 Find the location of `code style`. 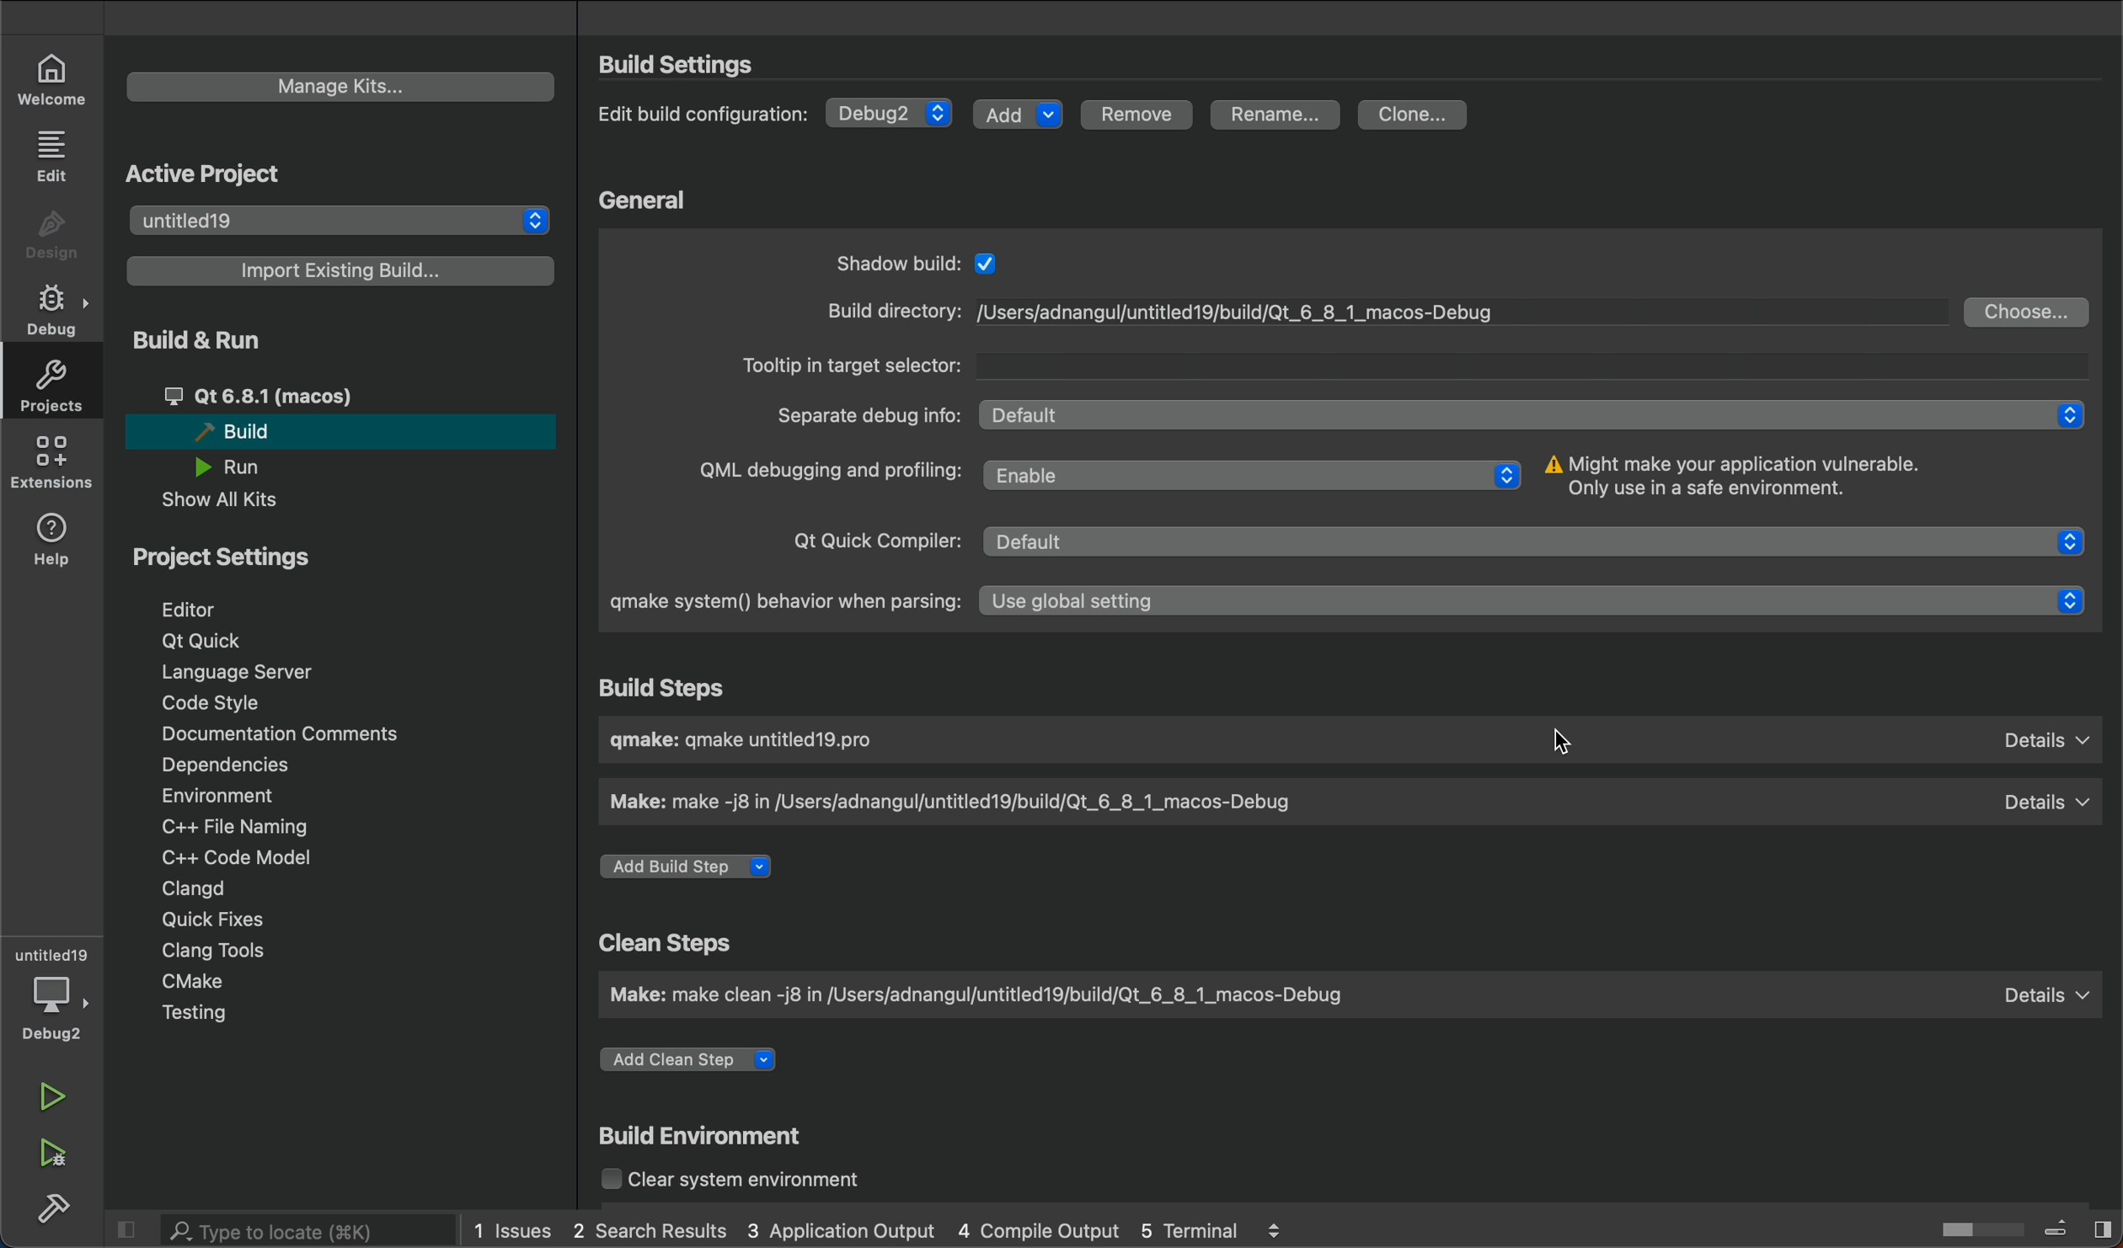

code style is located at coordinates (218, 703).